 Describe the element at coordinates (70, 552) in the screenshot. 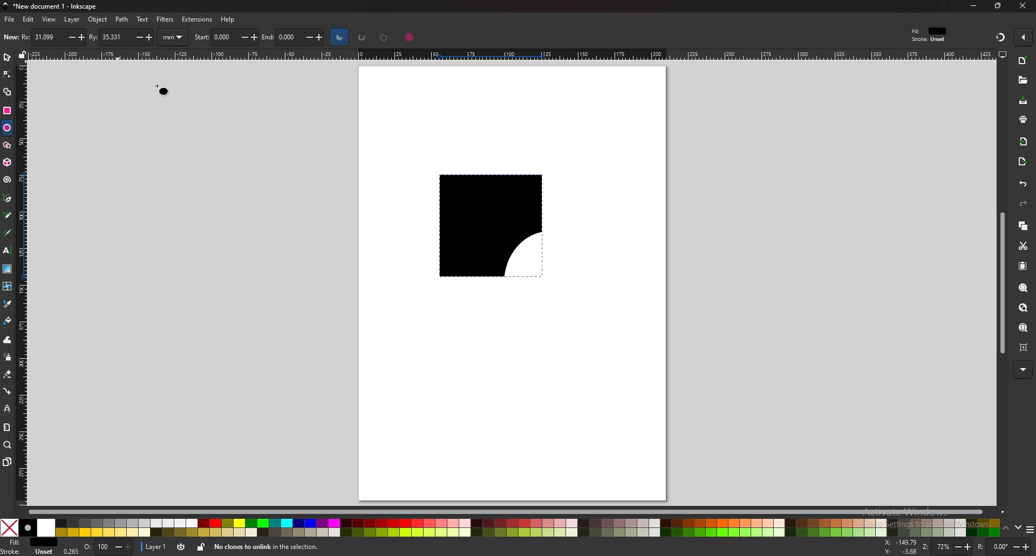

I see `0.265` at that location.